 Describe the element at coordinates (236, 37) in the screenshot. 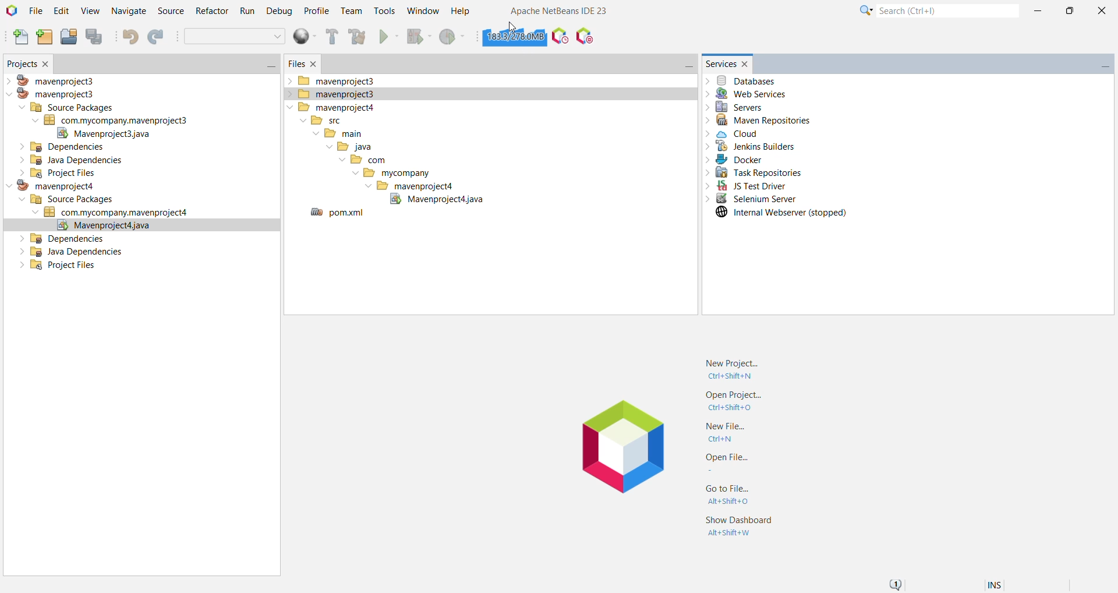

I see `default config` at that location.